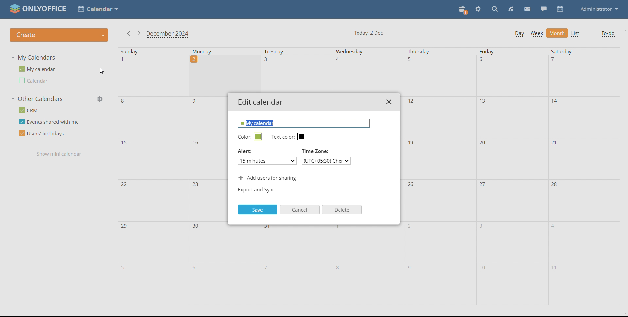 The width and height of the screenshot is (628, 317). What do you see at coordinates (367, 52) in the screenshot?
I see `Wednesday` at bounding box center [367, 52].